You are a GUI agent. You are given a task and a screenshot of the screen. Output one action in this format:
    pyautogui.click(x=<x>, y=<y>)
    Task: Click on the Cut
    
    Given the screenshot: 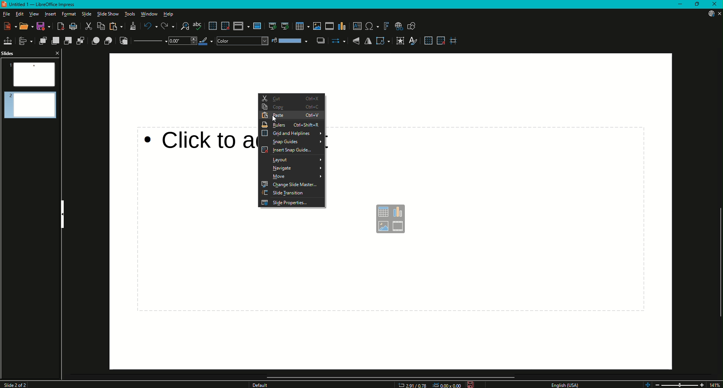 What is the action you would take?
    pyautogui.click(x=87, y=26)
    